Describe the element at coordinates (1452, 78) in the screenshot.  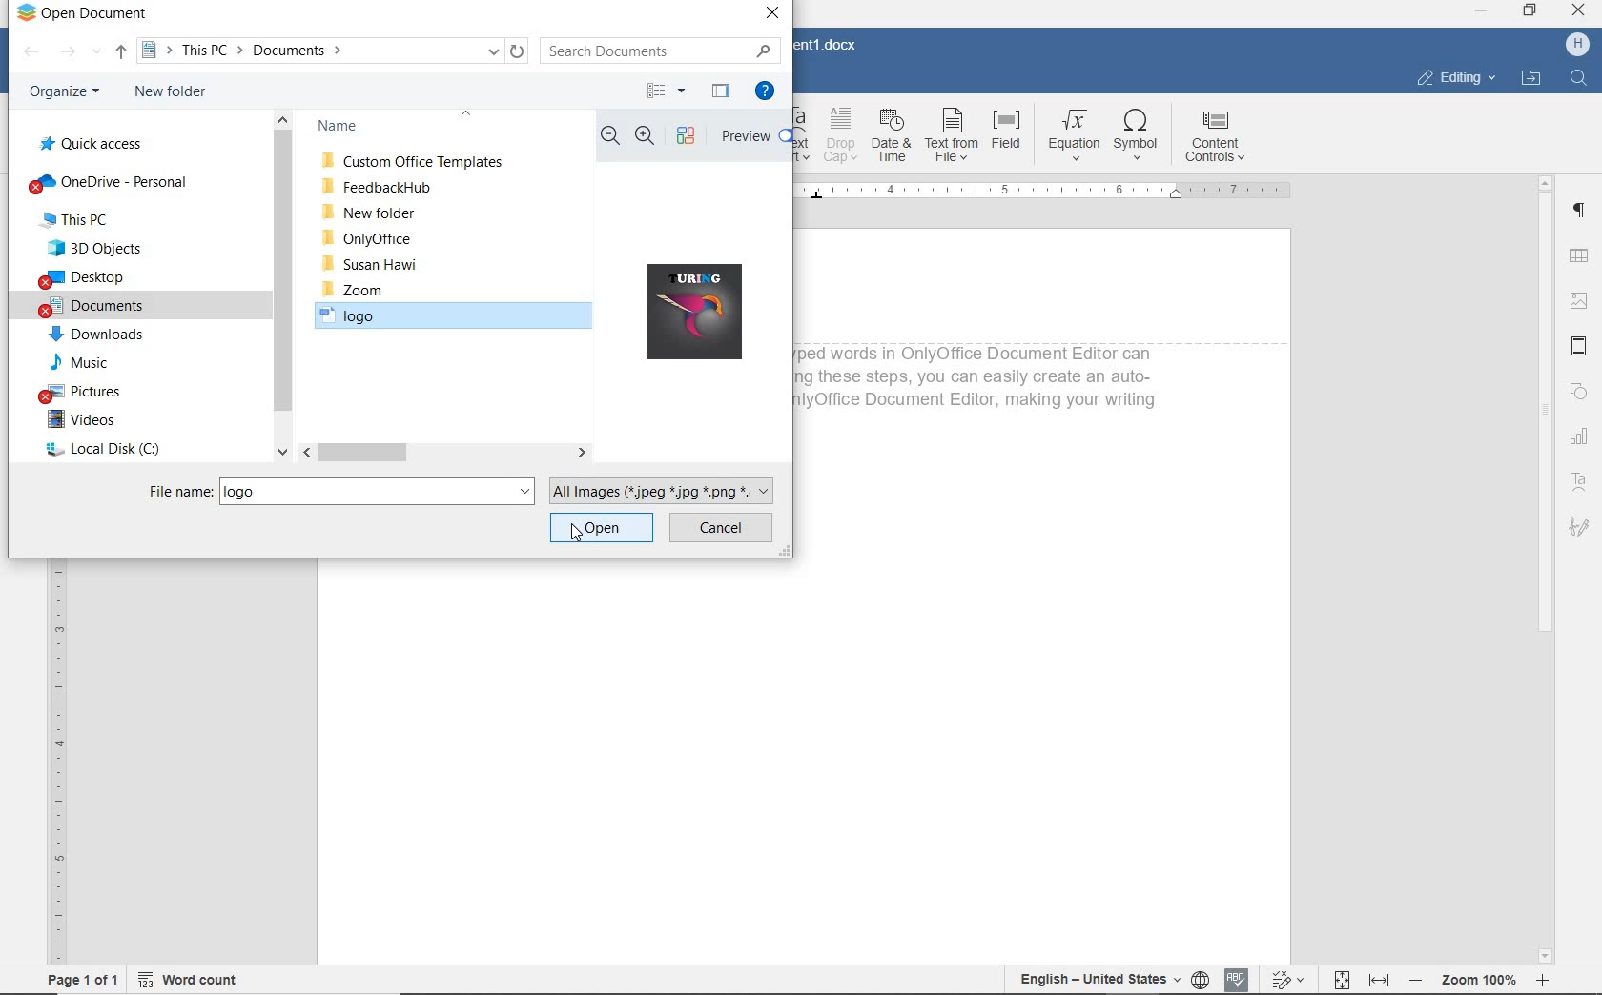
I see `Editing` at that location.